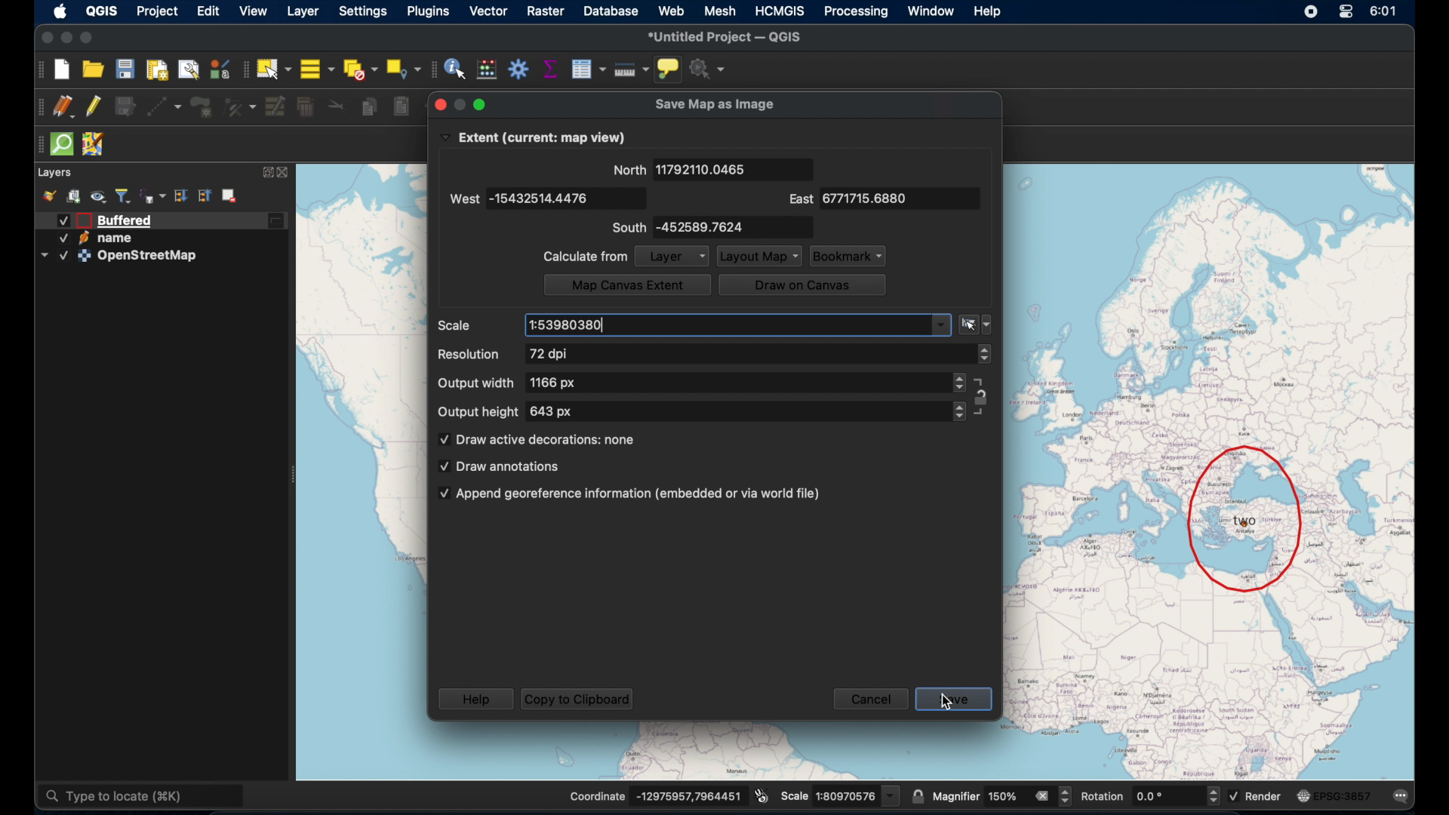 The height and width of the screenshot is (815, 1449). Describe the element at coordinates (315, 68) in the screenshot. I see `select all features` at that location.